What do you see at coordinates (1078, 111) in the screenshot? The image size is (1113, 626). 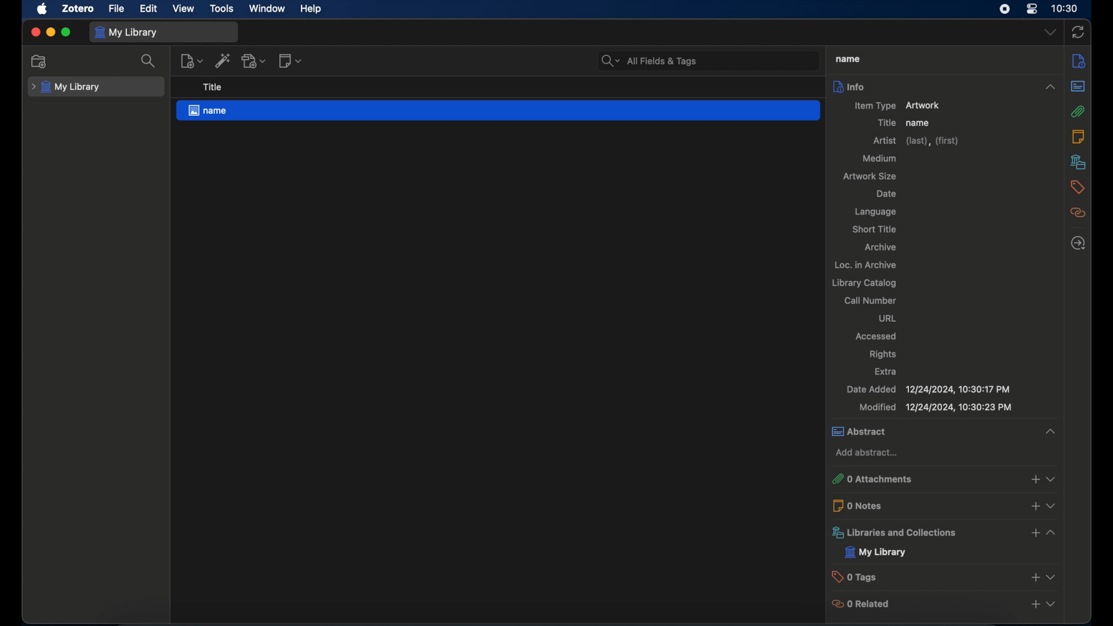 I see `attachments` at bounding box center [1078, 111].